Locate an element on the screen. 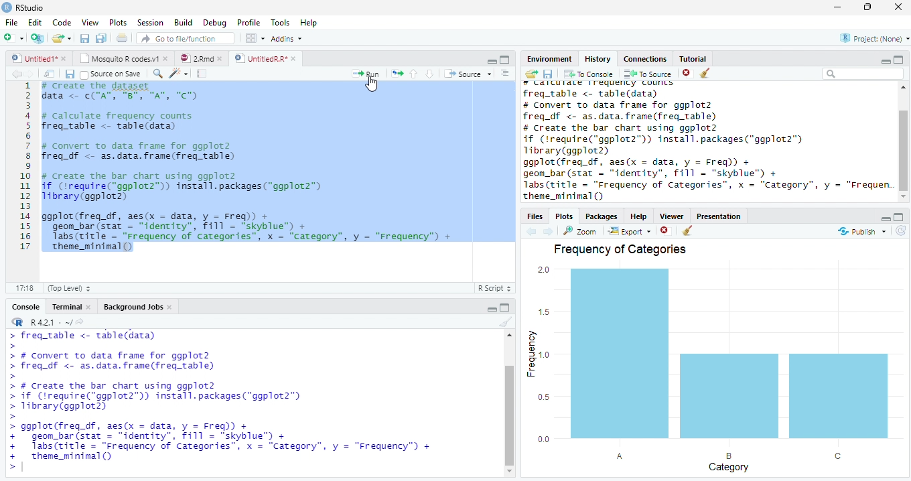  Code is located at coordinates (64, 23).